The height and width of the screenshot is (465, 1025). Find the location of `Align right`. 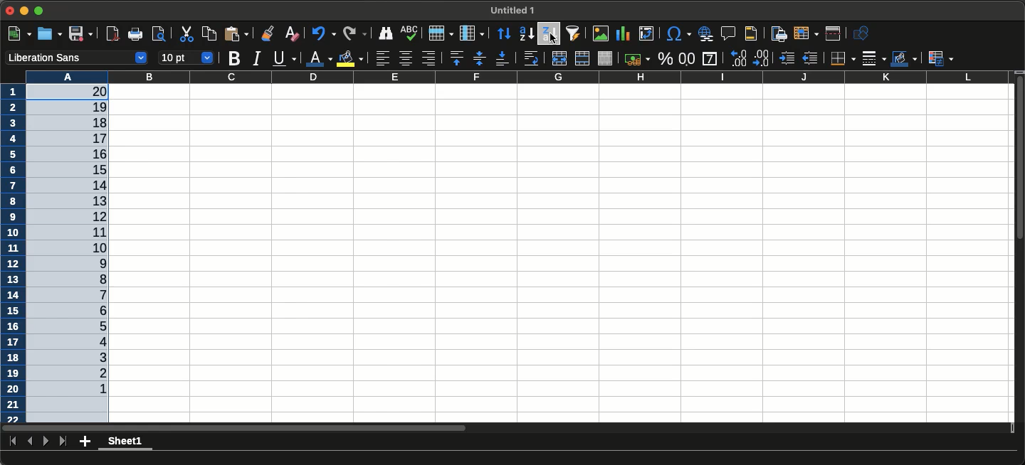

Align right is located at coordinates (429, 59).